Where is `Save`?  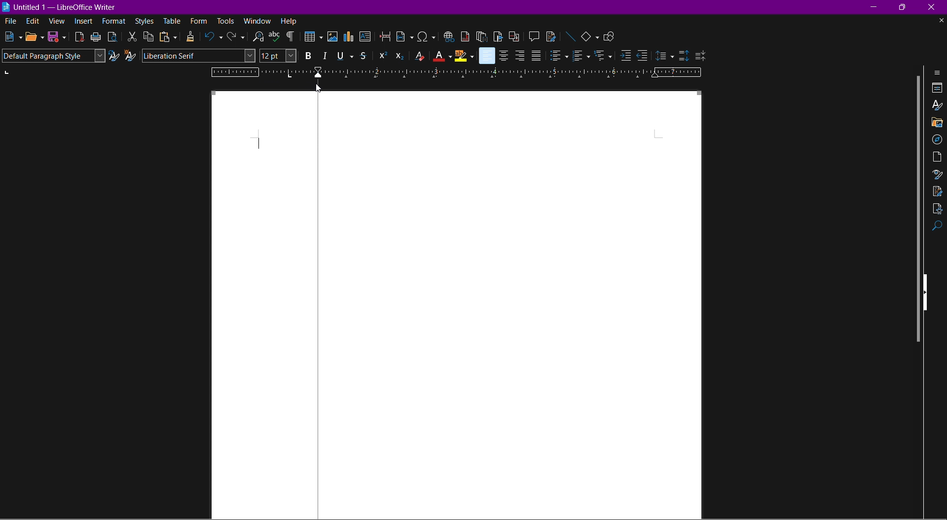 Save is located at coordinates (57, 37).